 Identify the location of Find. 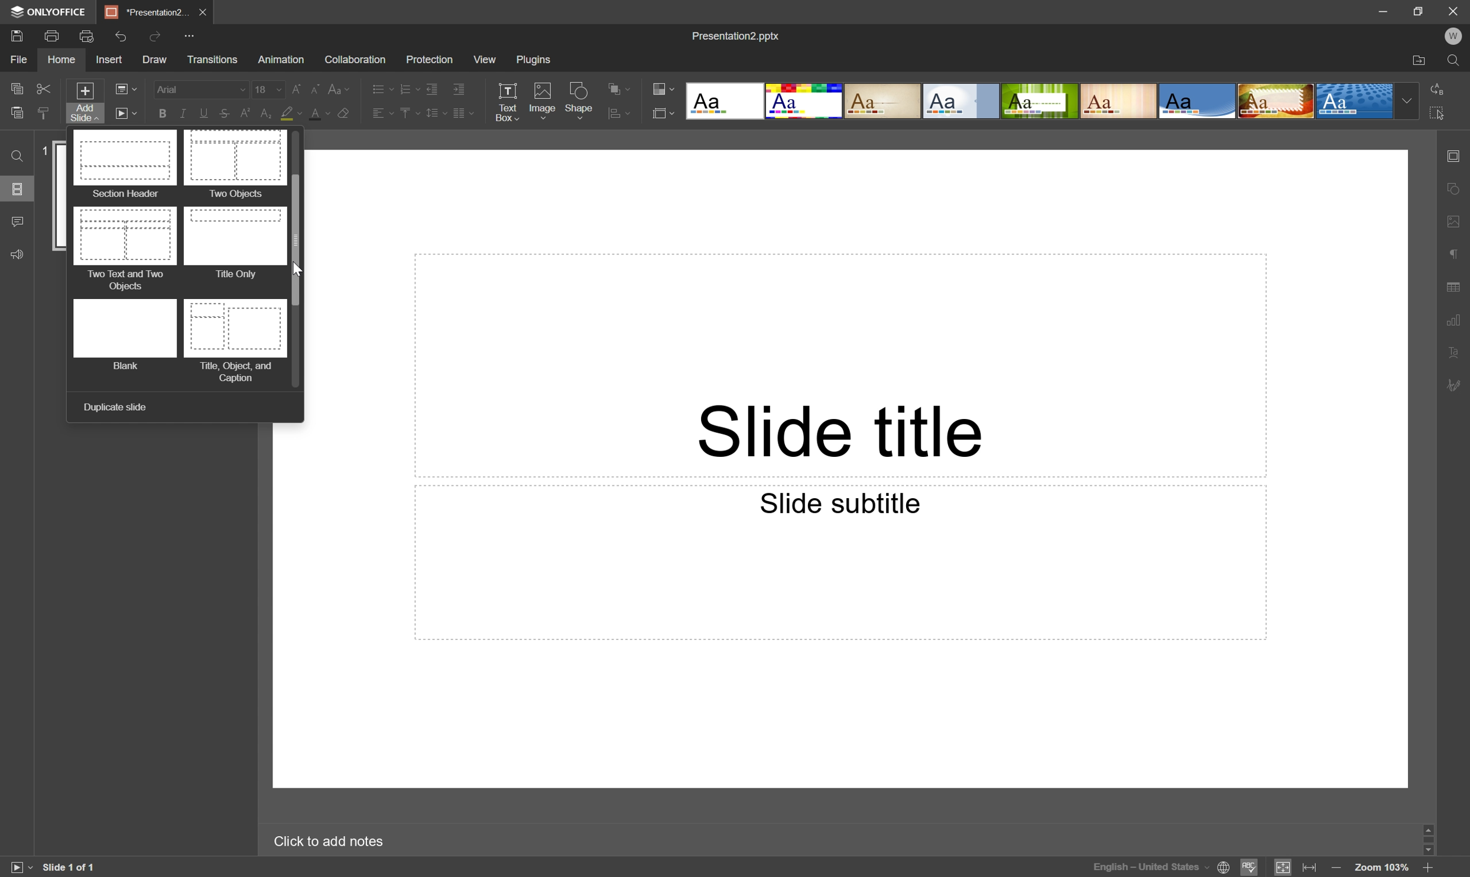
(16, 157).